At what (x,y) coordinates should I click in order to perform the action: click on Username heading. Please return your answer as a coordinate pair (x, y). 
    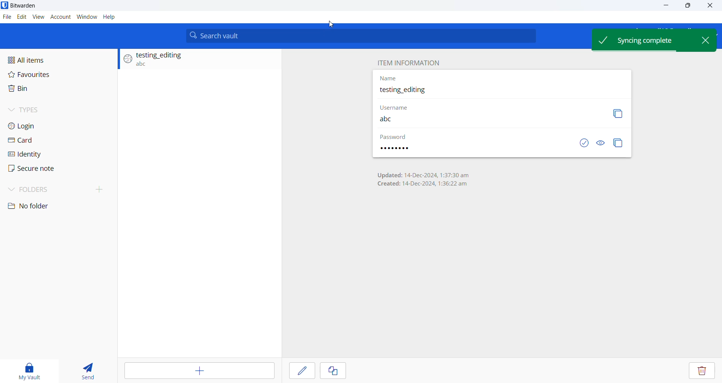
    Looking at the image, I should click on (400, 106).